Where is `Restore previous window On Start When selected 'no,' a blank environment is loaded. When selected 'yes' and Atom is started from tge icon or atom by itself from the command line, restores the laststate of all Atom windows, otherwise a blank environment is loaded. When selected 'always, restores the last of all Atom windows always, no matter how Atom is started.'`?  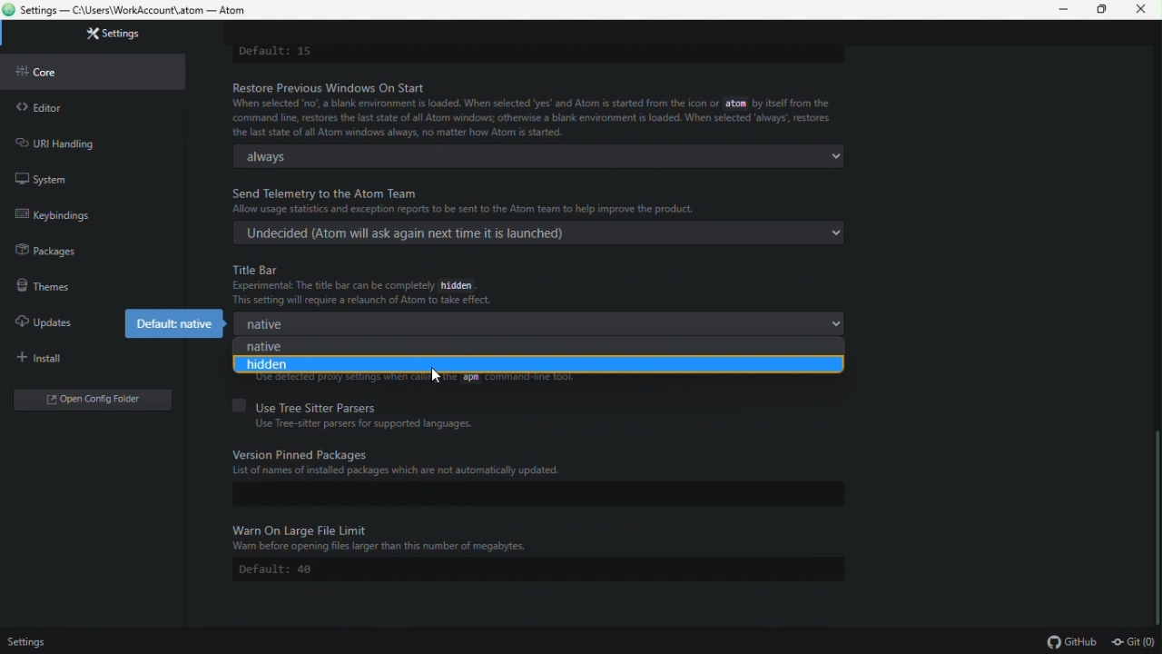 Restore previous window On Start When selected 'no,' a blank environment is loaded. When selected 'yes' and Atom is started from tge icon or atom by itself from the command line, restores the laststate of all Atom windows, otherwise a blank environment is loaded. When selected 'always, restores the last of all Atom windows always, no matter how Atom is started.' is located at coordinates (539, 109).